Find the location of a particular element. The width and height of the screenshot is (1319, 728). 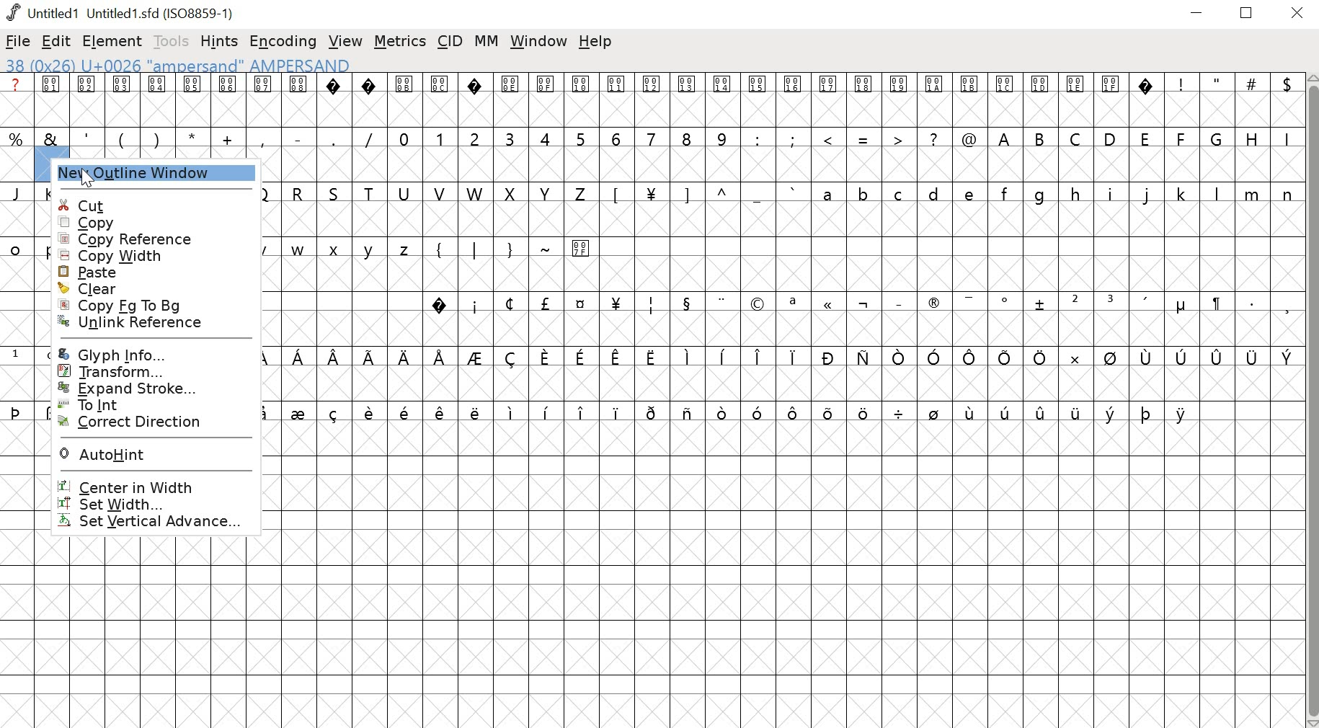

Symbol is located at coordinates (933, 305).